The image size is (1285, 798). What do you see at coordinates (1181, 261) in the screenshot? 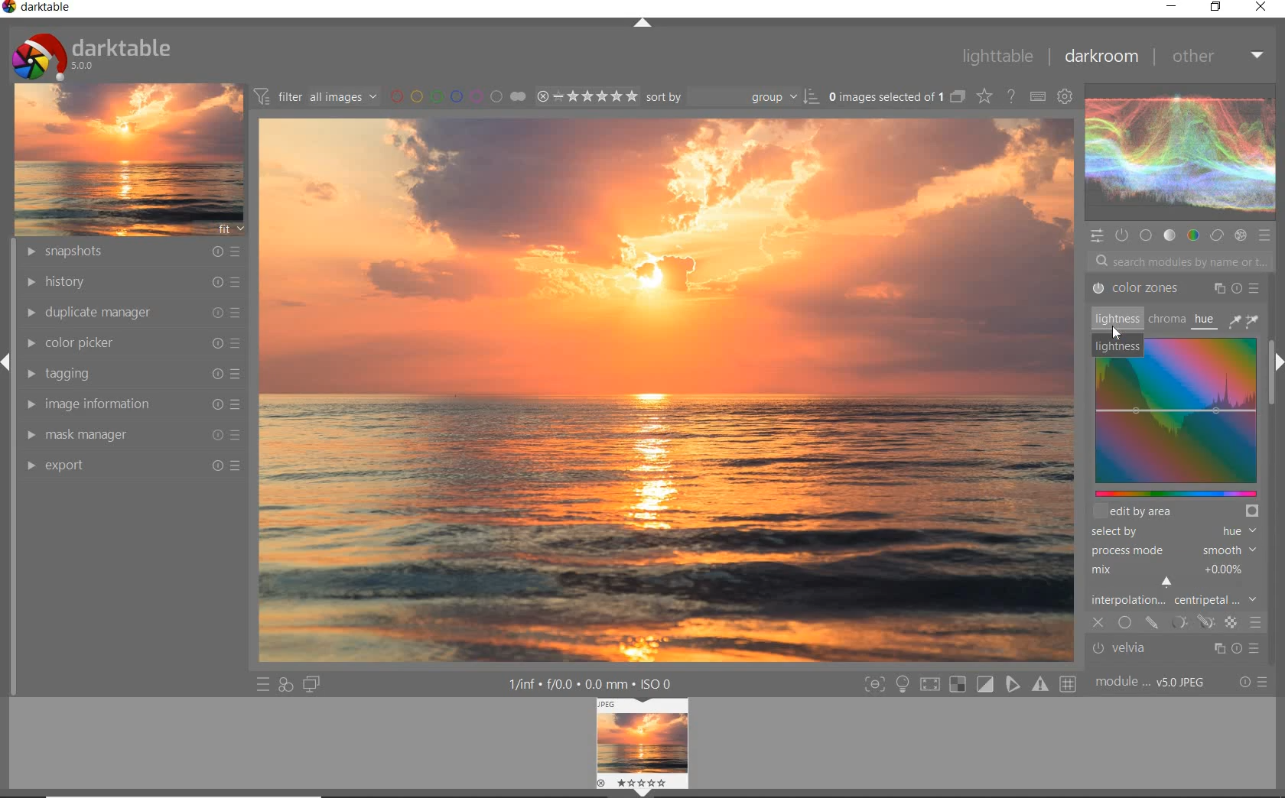
I see `SEARCH MODULES` at bounding box center [1181, 261].